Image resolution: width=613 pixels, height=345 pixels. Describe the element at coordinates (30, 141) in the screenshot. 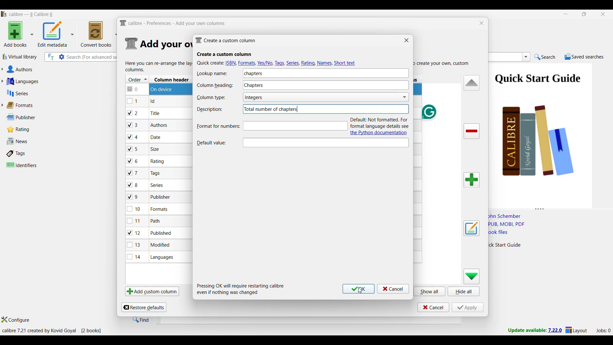

I see `News` at that location.